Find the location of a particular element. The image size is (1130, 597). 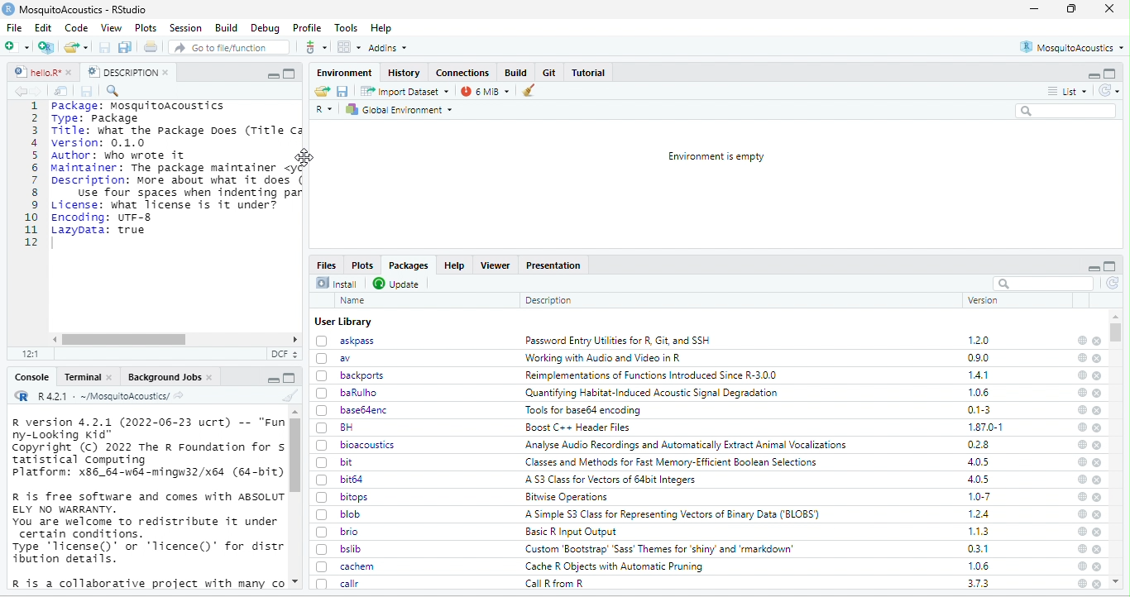

help is located at coordinates (1081, 566).